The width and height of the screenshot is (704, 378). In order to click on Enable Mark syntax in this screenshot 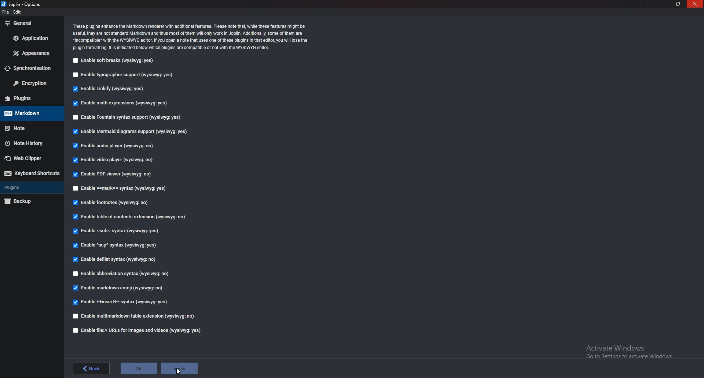, I will do `click(130, 188)`.